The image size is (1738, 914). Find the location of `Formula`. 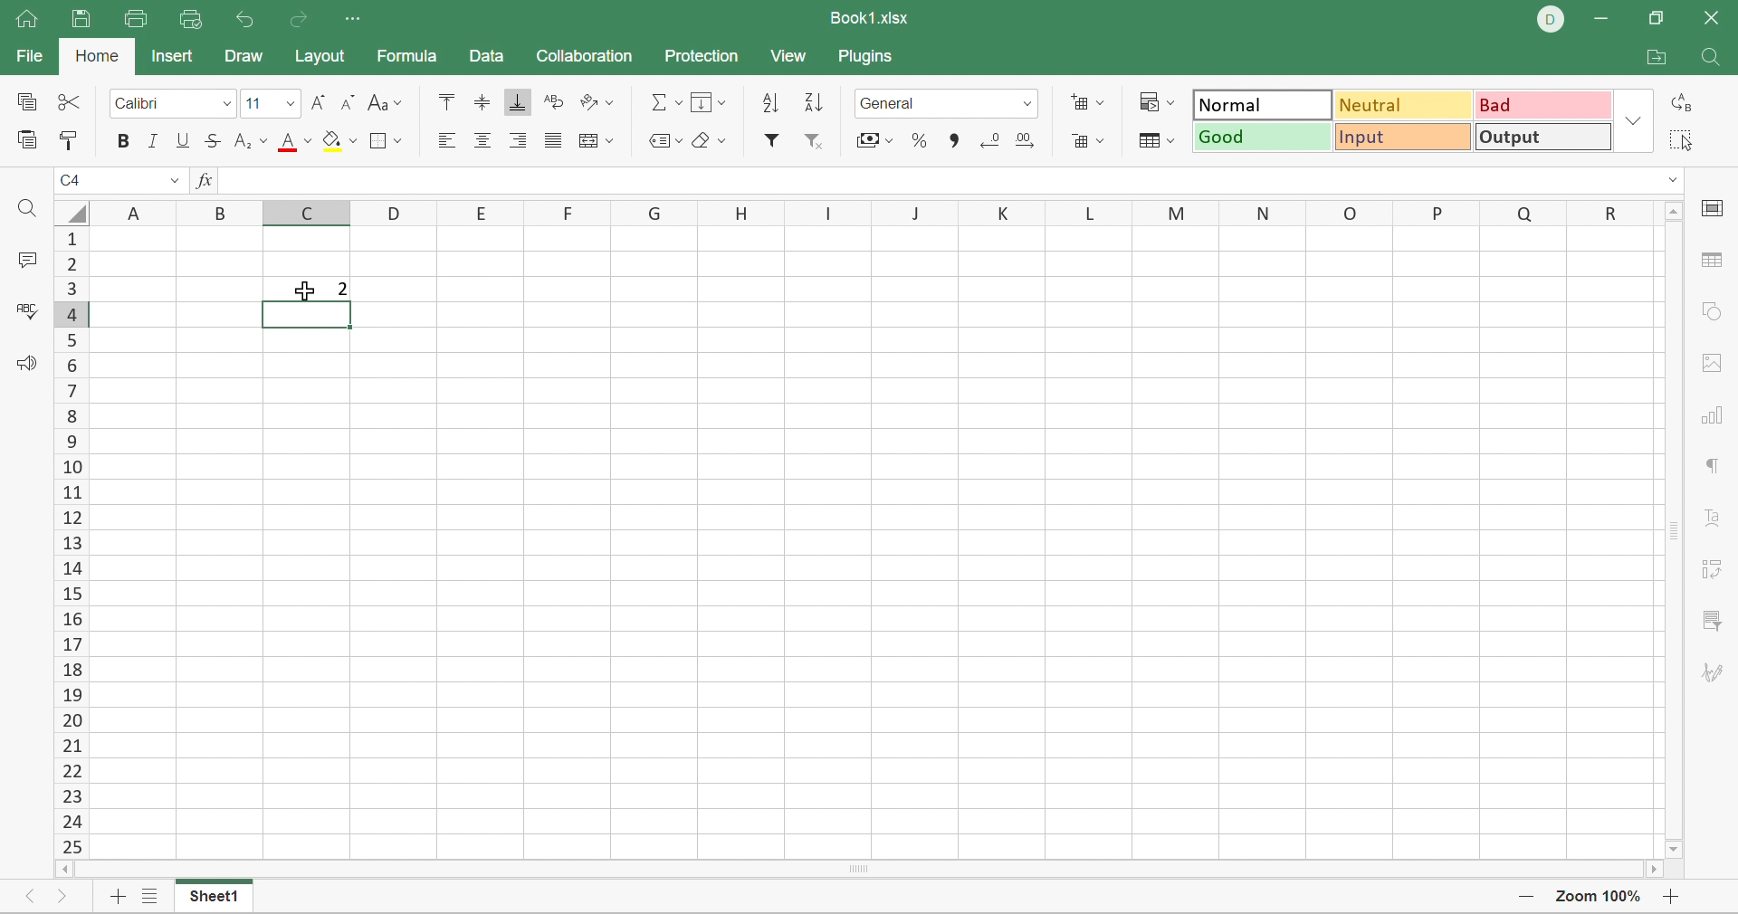

Formula is located at coordinates (415, 59).